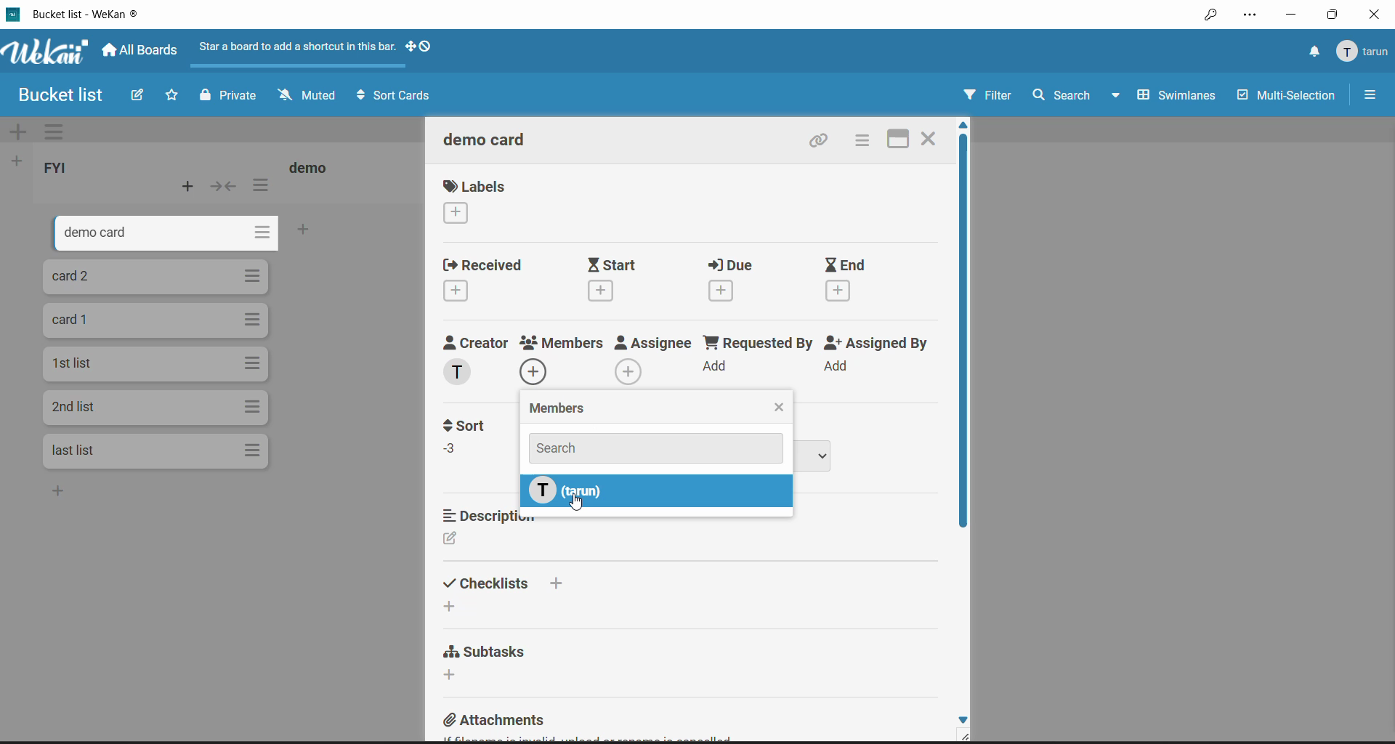  Describe the element at coordinates (254, 407) in the screenshot. I see `card actions` at that location.